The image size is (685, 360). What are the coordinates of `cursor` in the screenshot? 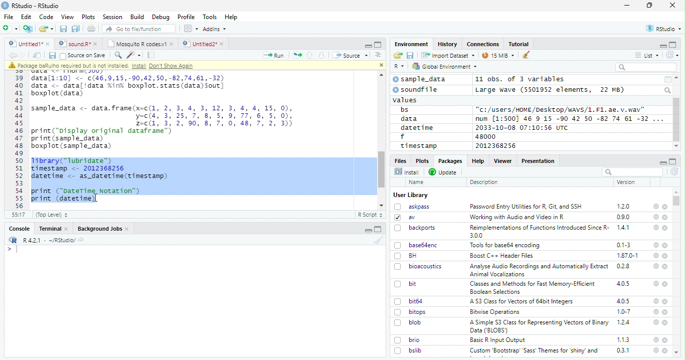 It's located at (98, 200).